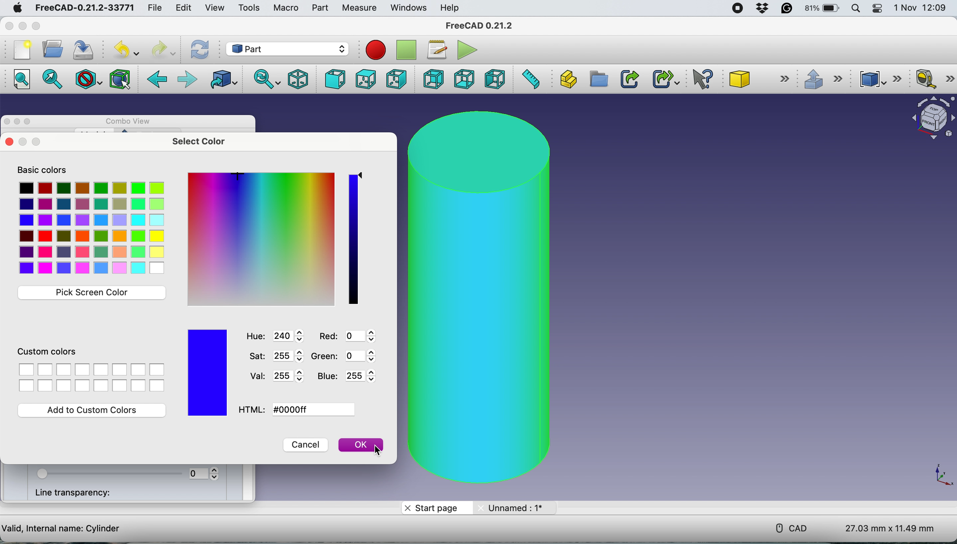 Image resolution: width=957 pixels, height=544 pixels. Describe the element at coordinates (321, 9) in the screenshot. I see `part` at that location.